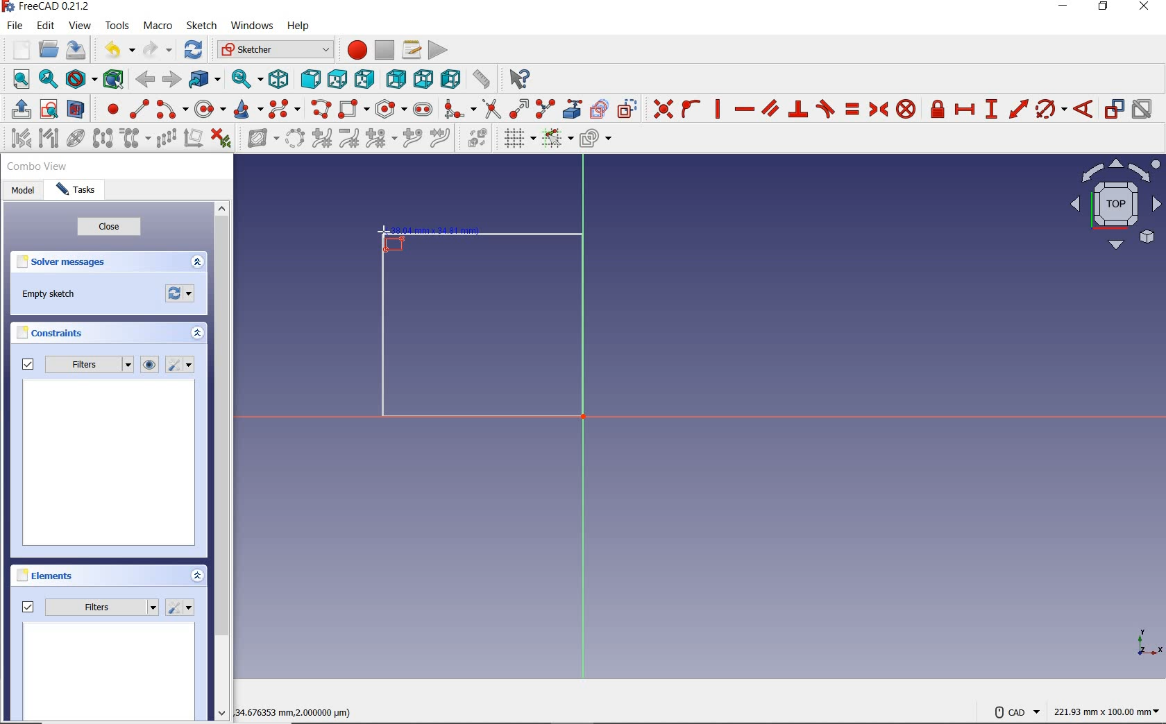 The height and width of the screenshot is (724, 1166). I want to click on switch between workbenches, so click(275, 50).